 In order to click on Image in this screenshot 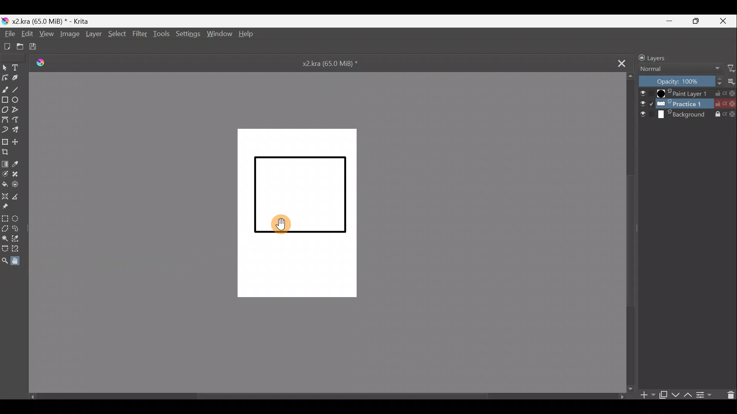, I will do `click(71, 36)`.